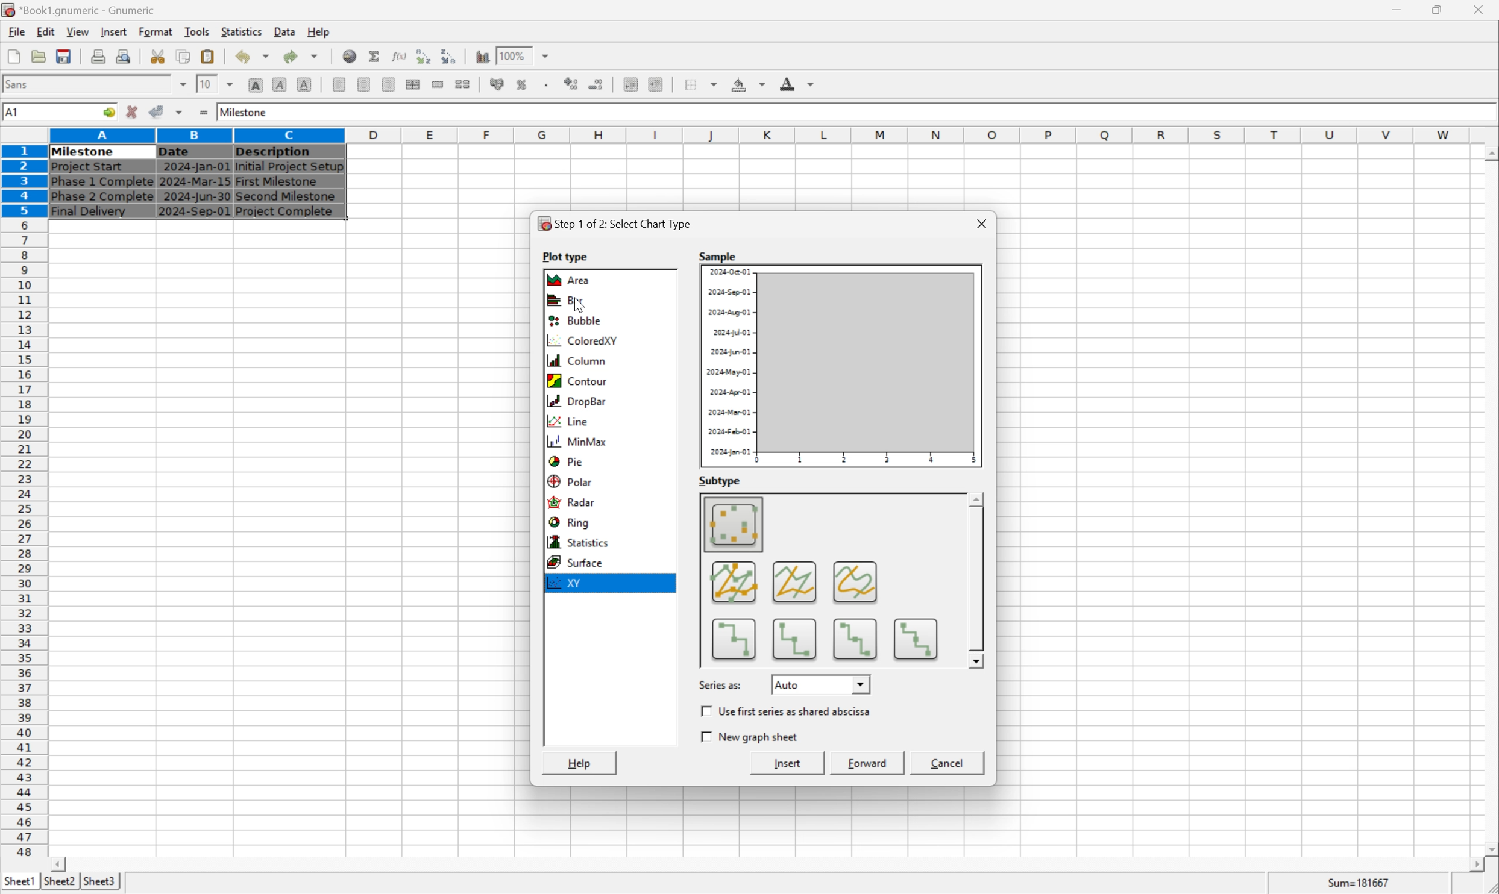 This screenshot has height=894, width=1499. What do you see at coordinates (1489, 500) in the screenshot?
I see `scroll bar` at bounding box center [1489, 500].